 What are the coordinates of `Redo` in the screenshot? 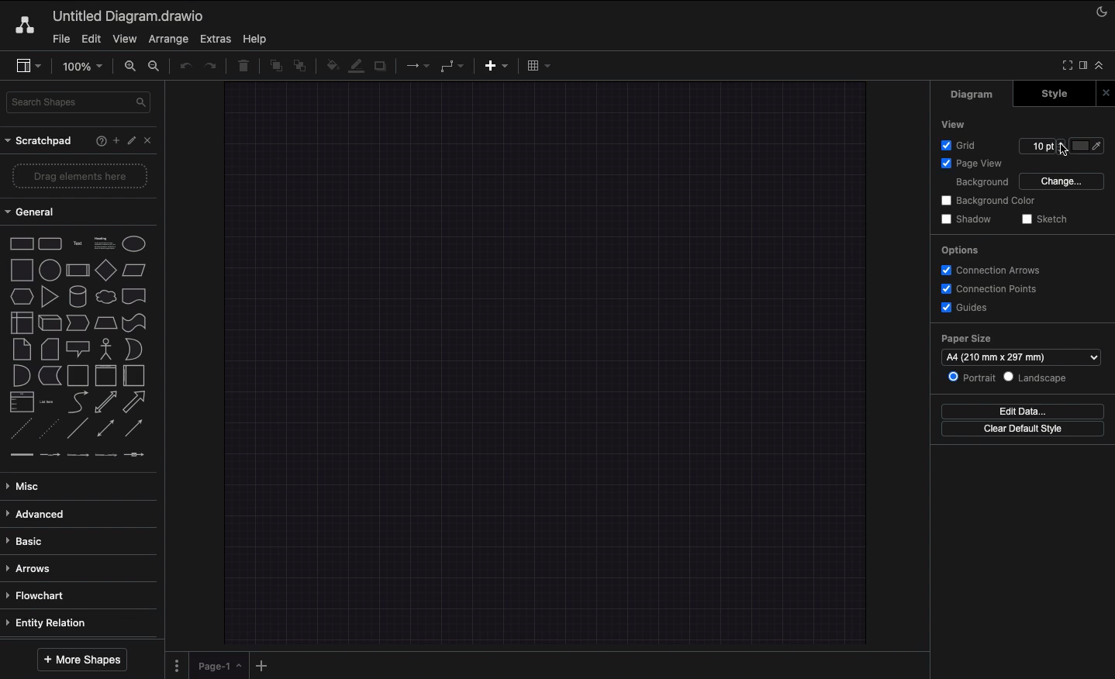 It's located at (212, 67).